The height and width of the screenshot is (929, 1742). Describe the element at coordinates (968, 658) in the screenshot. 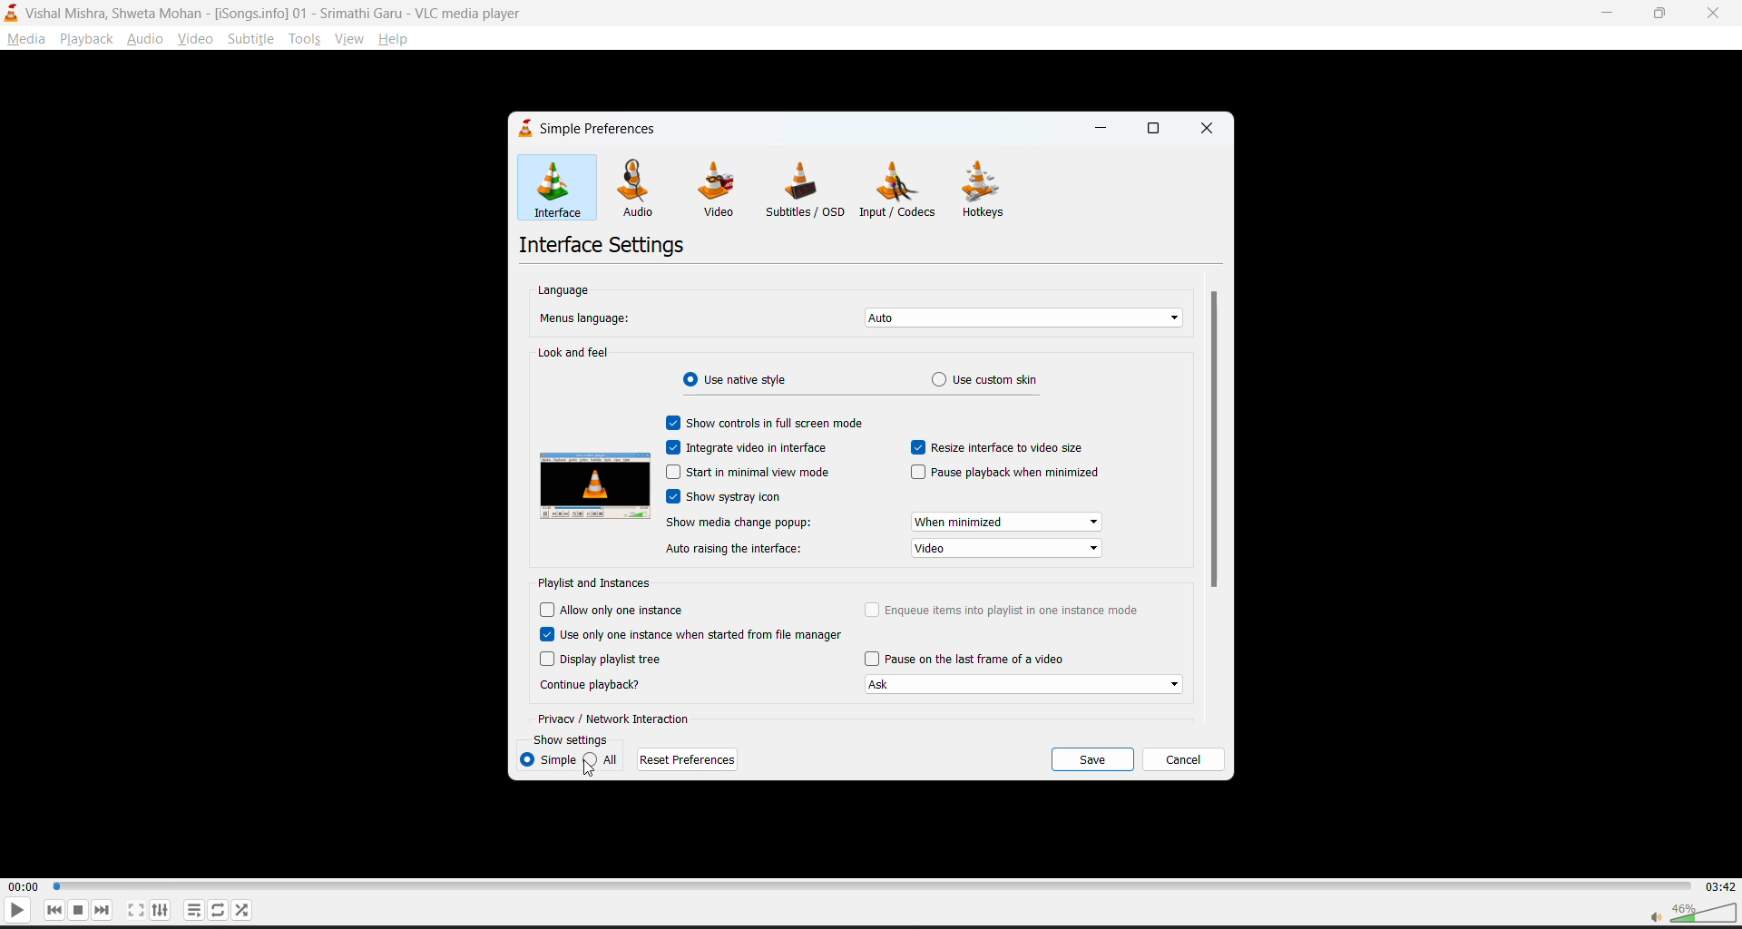

I see `pause on last frame` at that location.